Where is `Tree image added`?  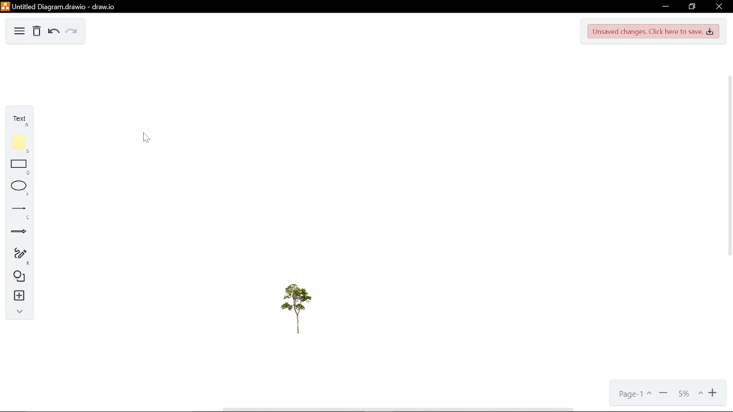 Tree image added is located at coordinates (300, 314).